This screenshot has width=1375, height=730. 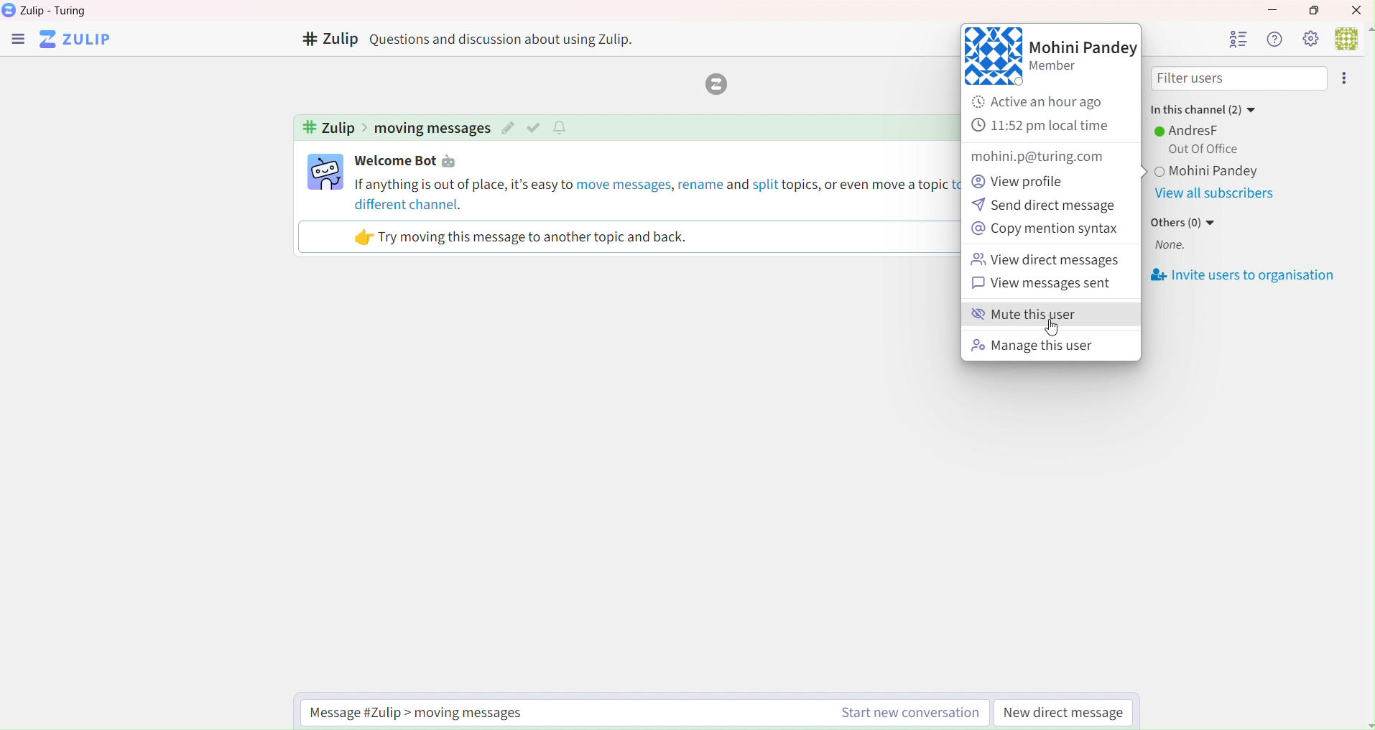 I want to click on Try moving this message to another topic and back., so click(x=522, y=237).